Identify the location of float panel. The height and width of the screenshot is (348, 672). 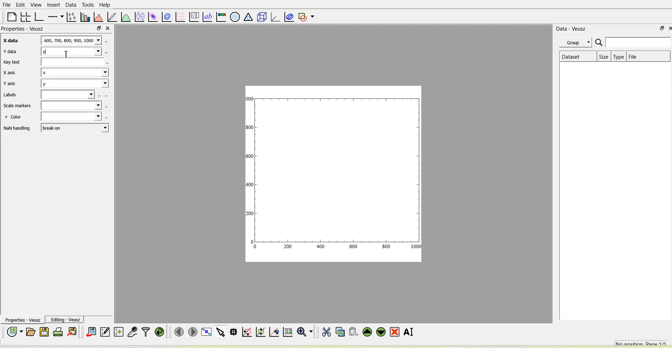
(660, 28).